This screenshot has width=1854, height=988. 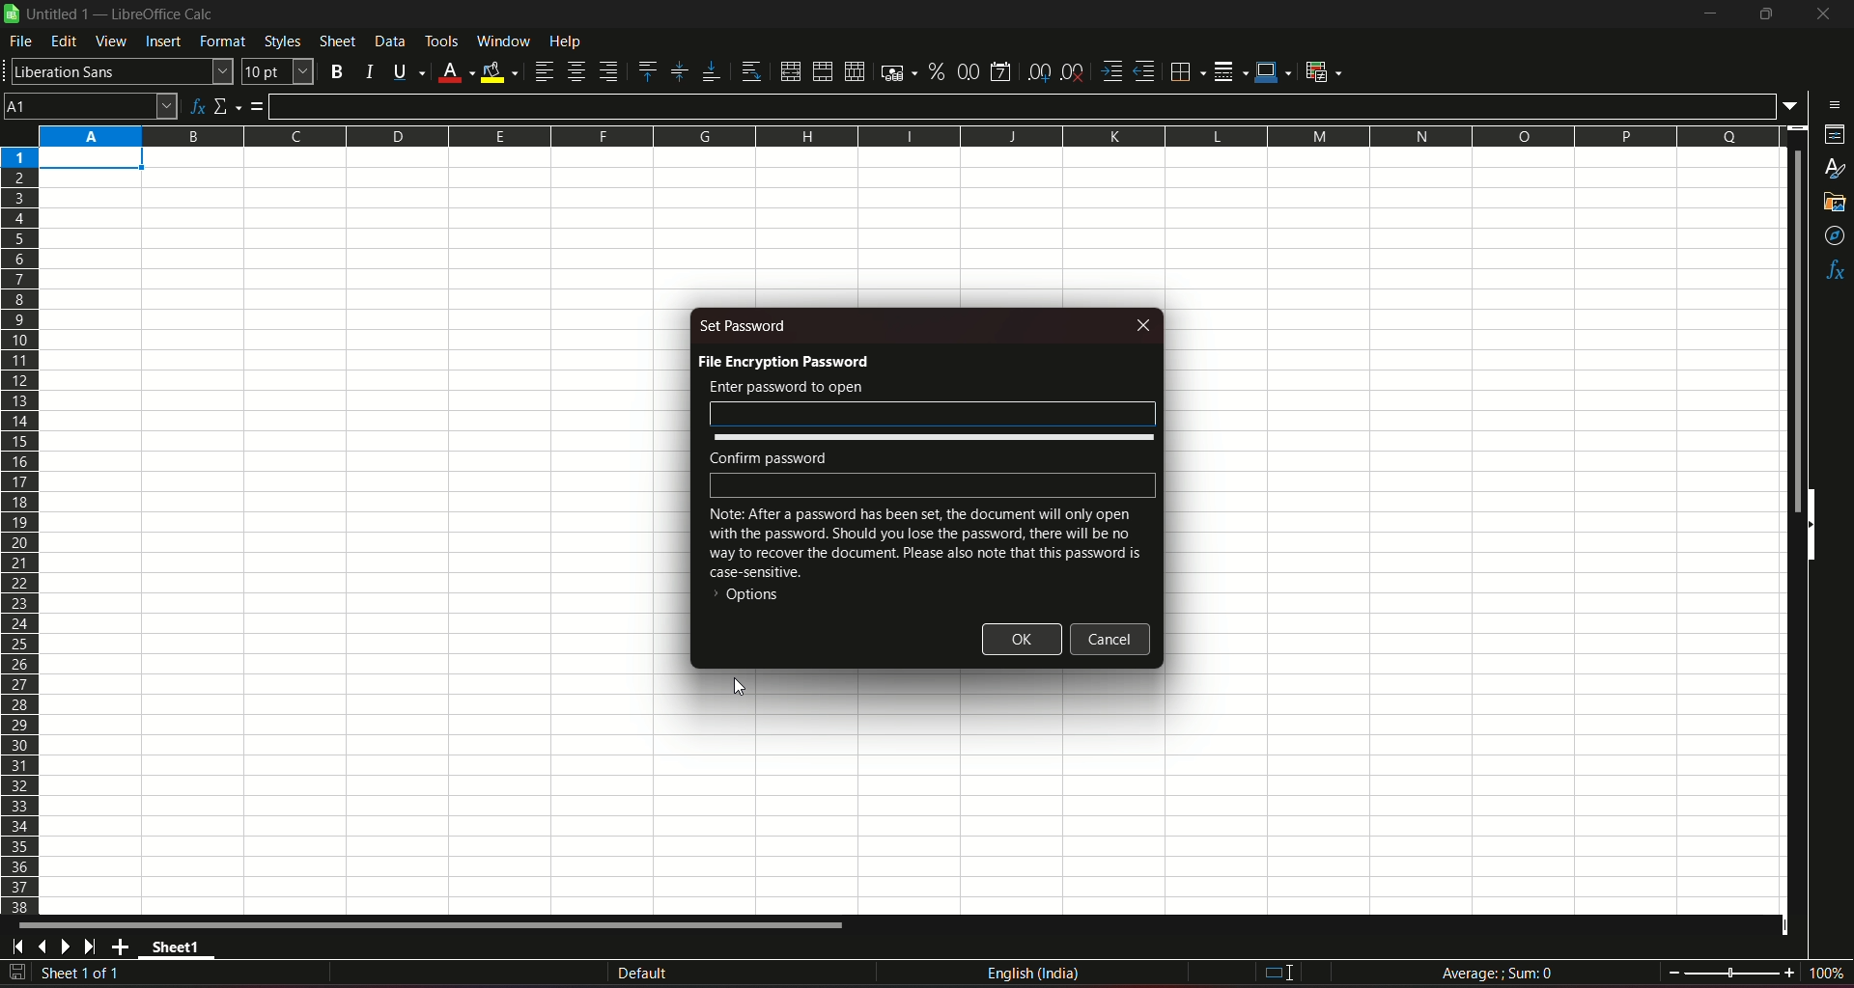 What do you see at coordinates (1833, 235) in the screenshot?
I see `navigator` at bounding box center [1833, 235].